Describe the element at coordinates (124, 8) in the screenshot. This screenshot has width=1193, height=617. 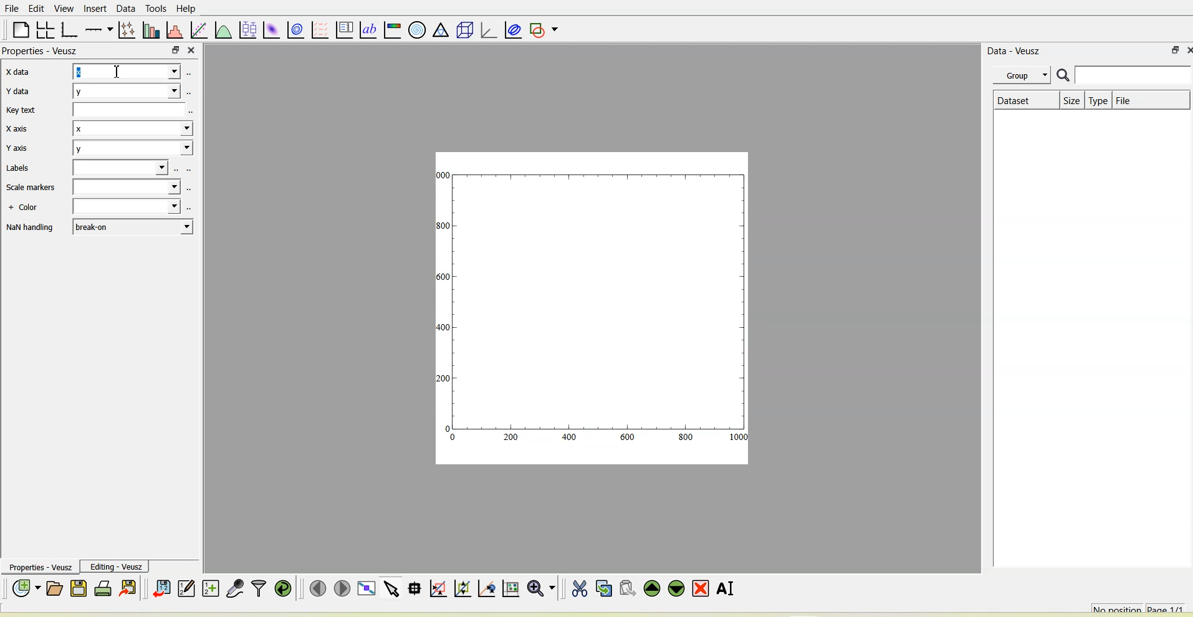
I see `Data` at that location.